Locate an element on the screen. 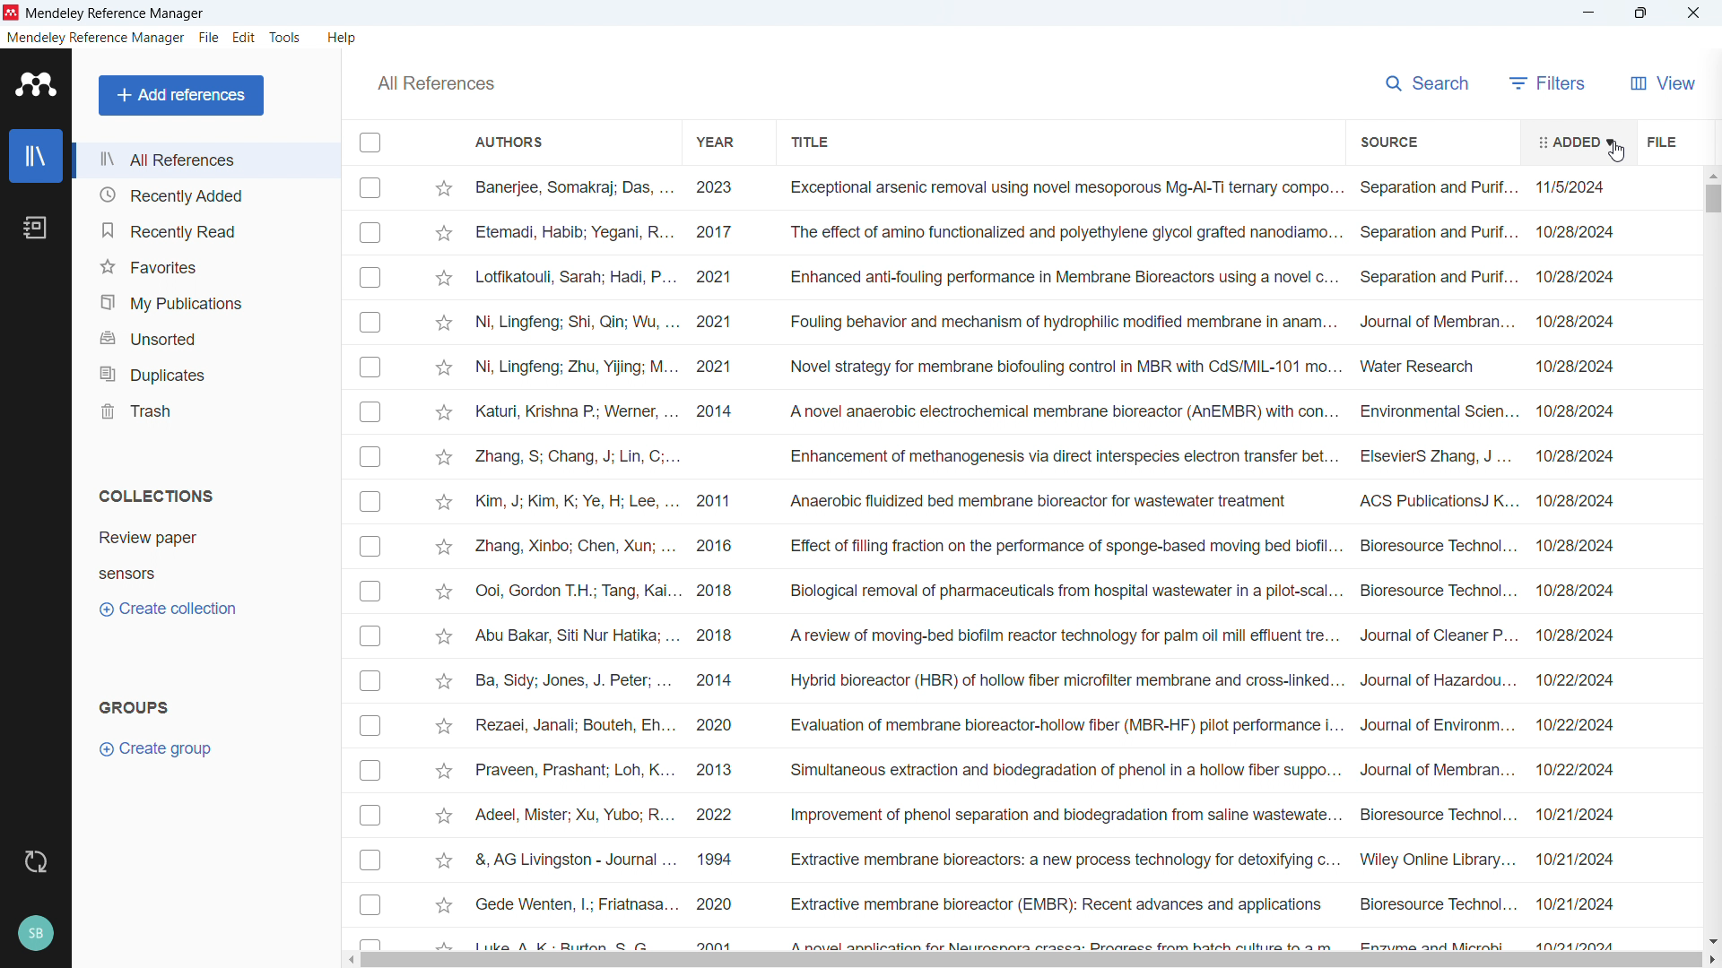 This screenshot has width=1722, height=968. edit is located at coordinates (244, 38).